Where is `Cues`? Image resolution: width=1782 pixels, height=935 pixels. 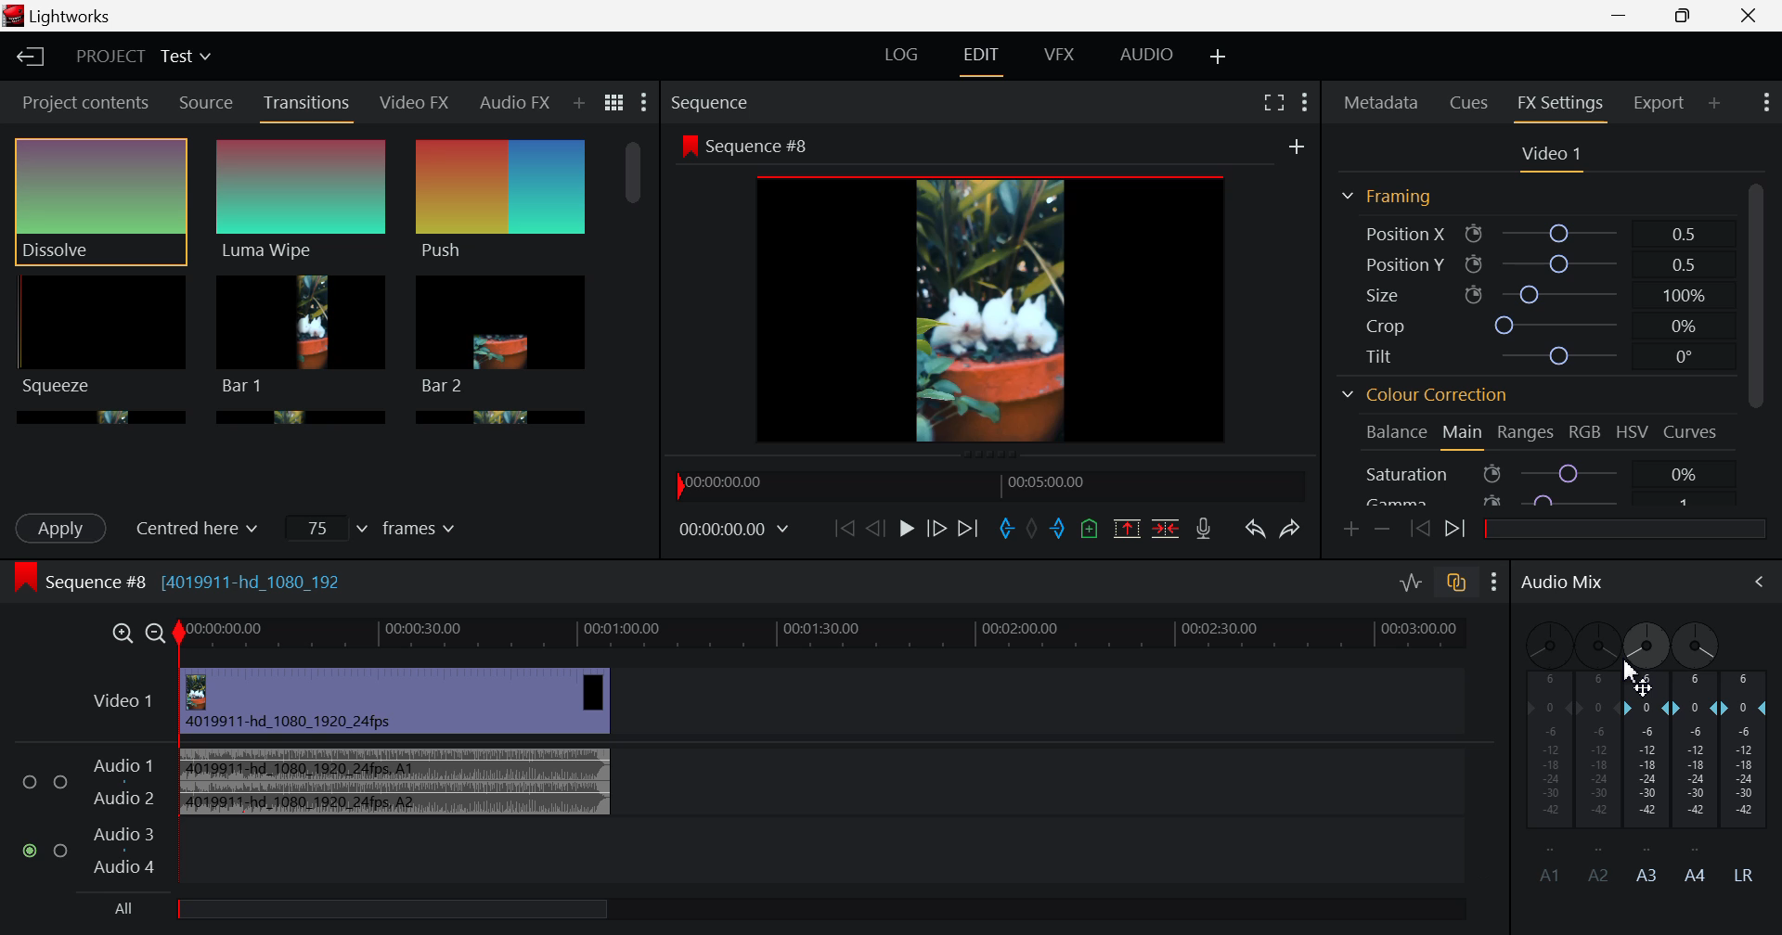
Cues is located at coordinates (1470, 103).